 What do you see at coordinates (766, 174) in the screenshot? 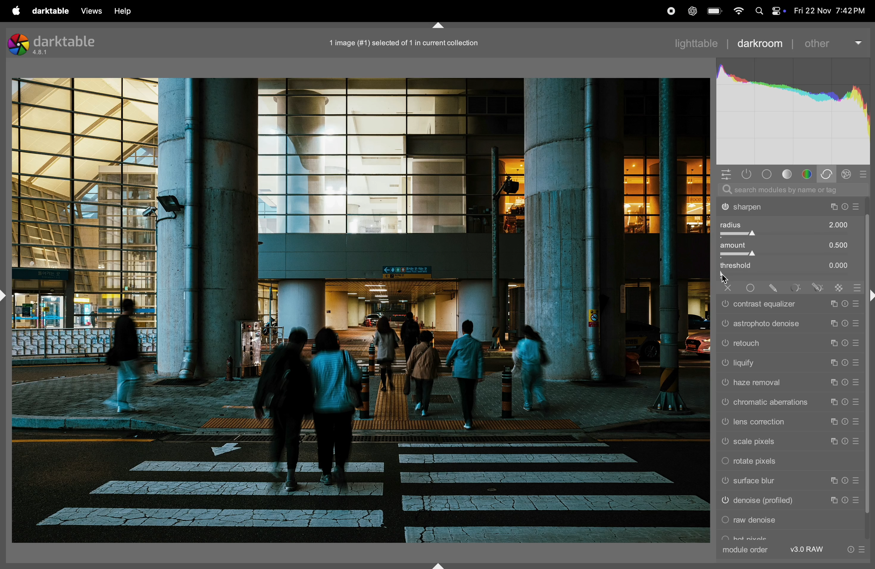
I see `base` at bounding box center [766, 174].